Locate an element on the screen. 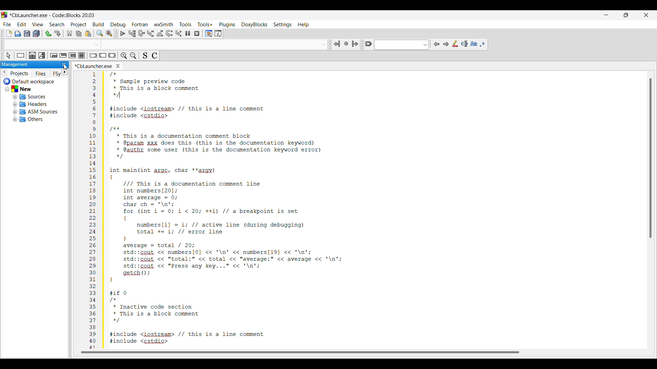  numbers  is located at coordinates (93, 209).